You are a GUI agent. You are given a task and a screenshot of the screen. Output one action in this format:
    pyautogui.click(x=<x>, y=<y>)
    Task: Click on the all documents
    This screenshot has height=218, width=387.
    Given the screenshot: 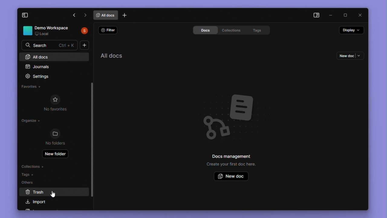 What is the action you would take?
    pyautogui.click(x=105, y=15)
    